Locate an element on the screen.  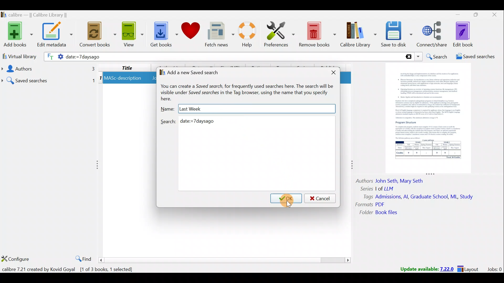
Help is located at coordinates (249, 35).